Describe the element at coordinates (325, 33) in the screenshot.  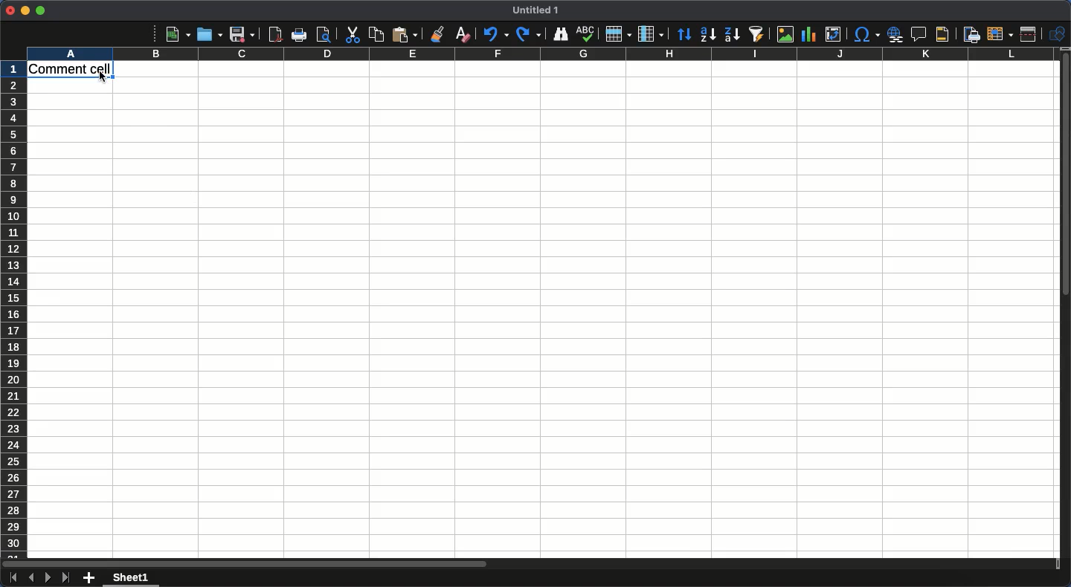
I see `print preview` at that location.